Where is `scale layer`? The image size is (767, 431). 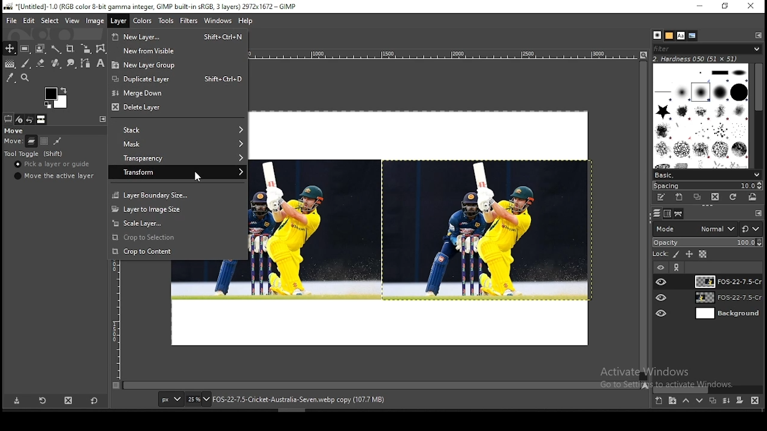
scale layer is located at coordinates (179, 223).